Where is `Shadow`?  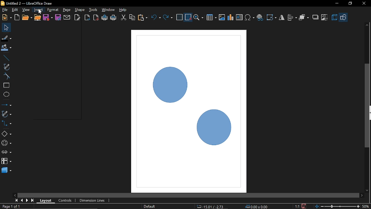 Shadow is located at coordinates (316, 18).